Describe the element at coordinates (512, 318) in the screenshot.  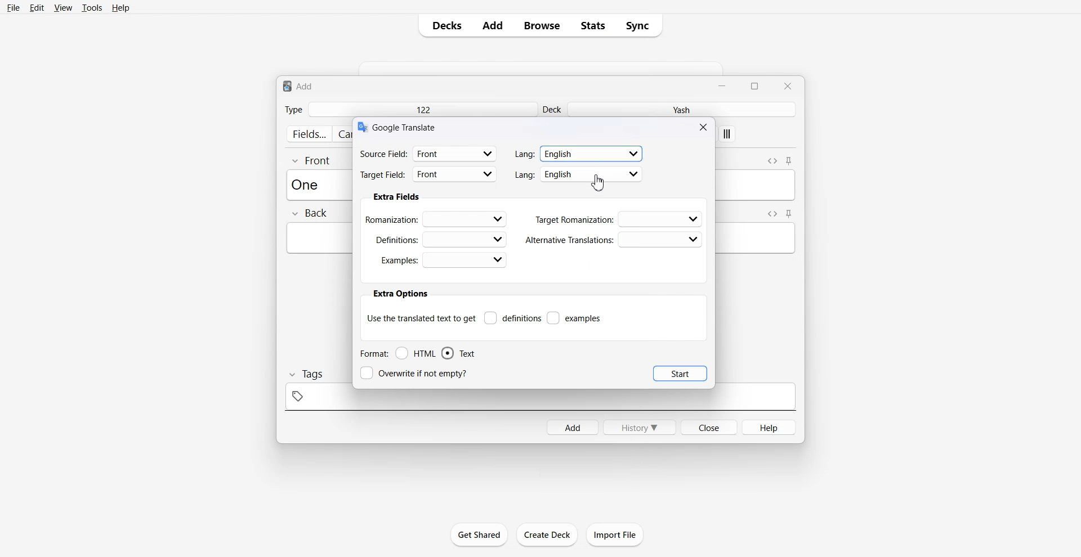
I see `Definitions` at that location.